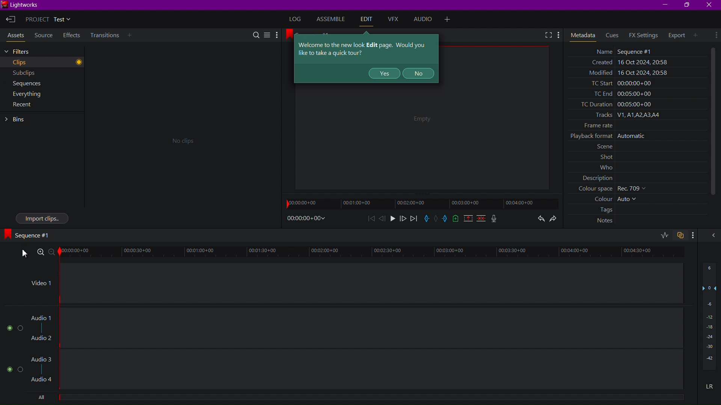 This screenshot has width=721, height=405. Describe the element at coordinates (710, 5) in the screenshot. I see `Close` at that location.